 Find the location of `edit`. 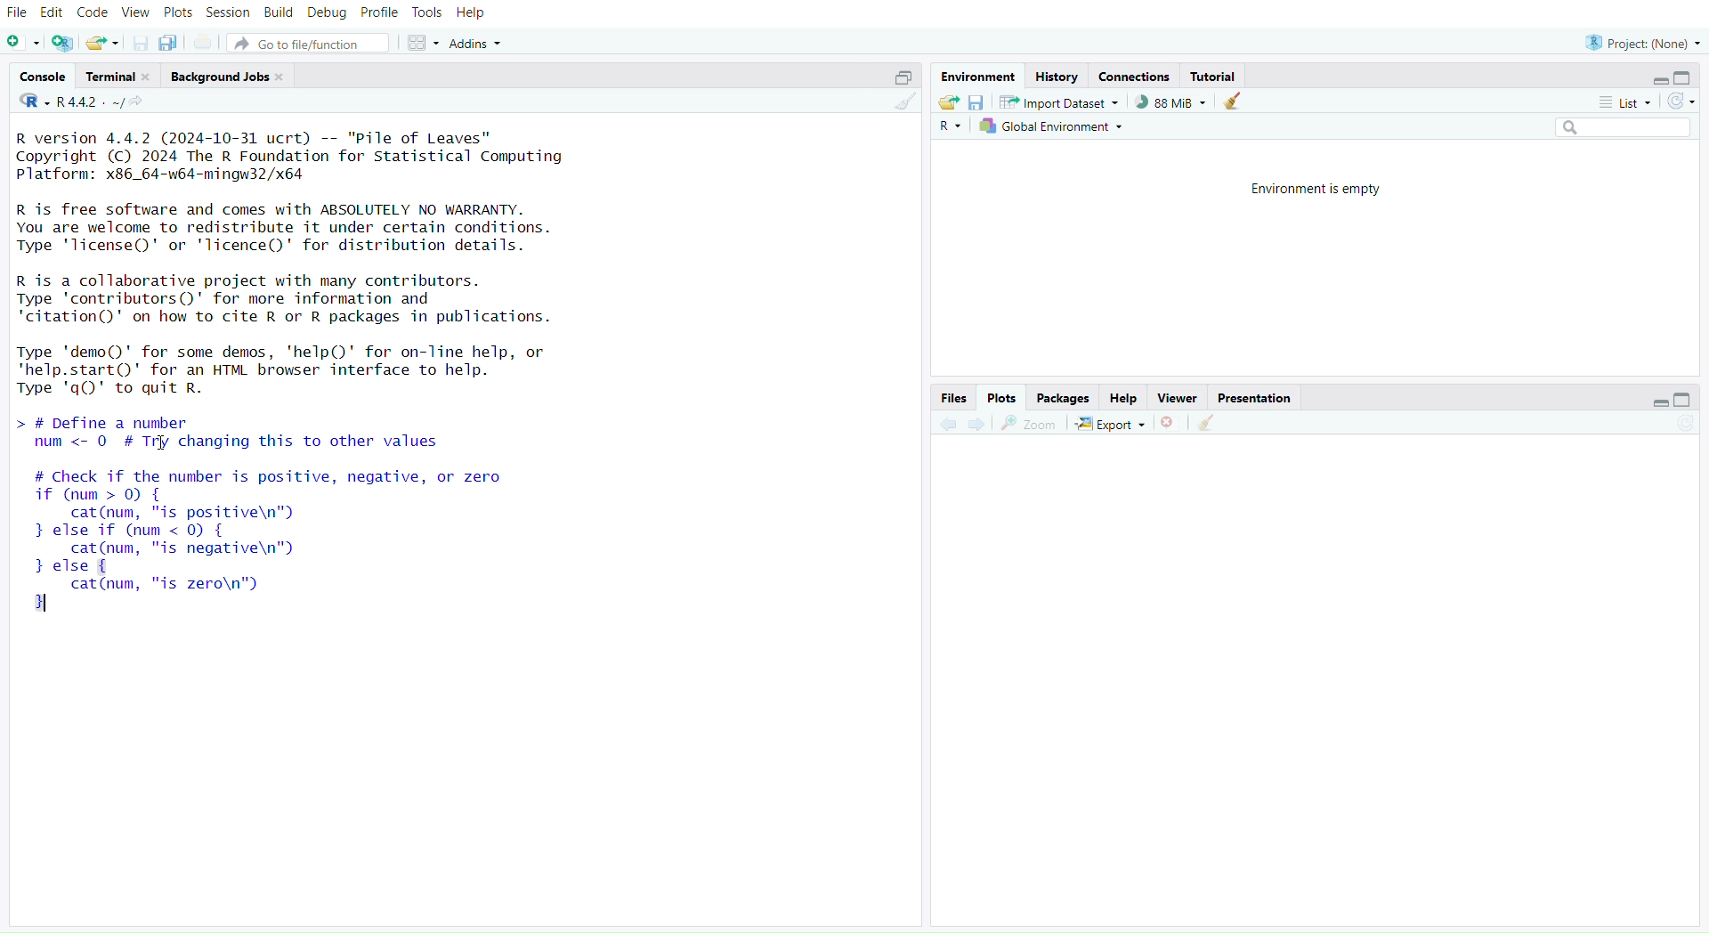

edit is located at coordinates (55, 12).